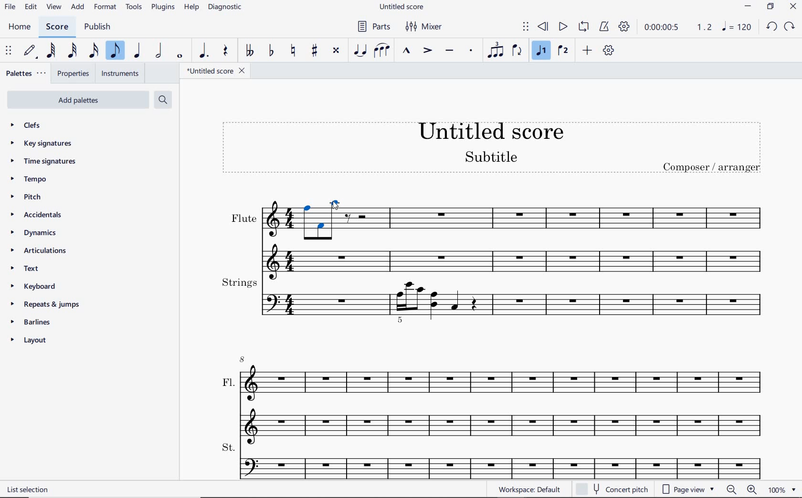 The width and height of the screenshot is (802, 498). Describe the element at coordinates (492, 236) in the screenshot. I see `flute` at that location.